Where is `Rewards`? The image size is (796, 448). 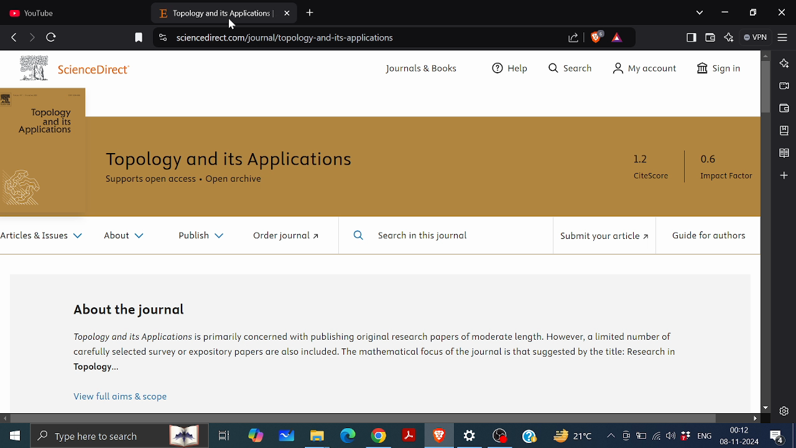
Rewards is located at coordinates (617, 37).